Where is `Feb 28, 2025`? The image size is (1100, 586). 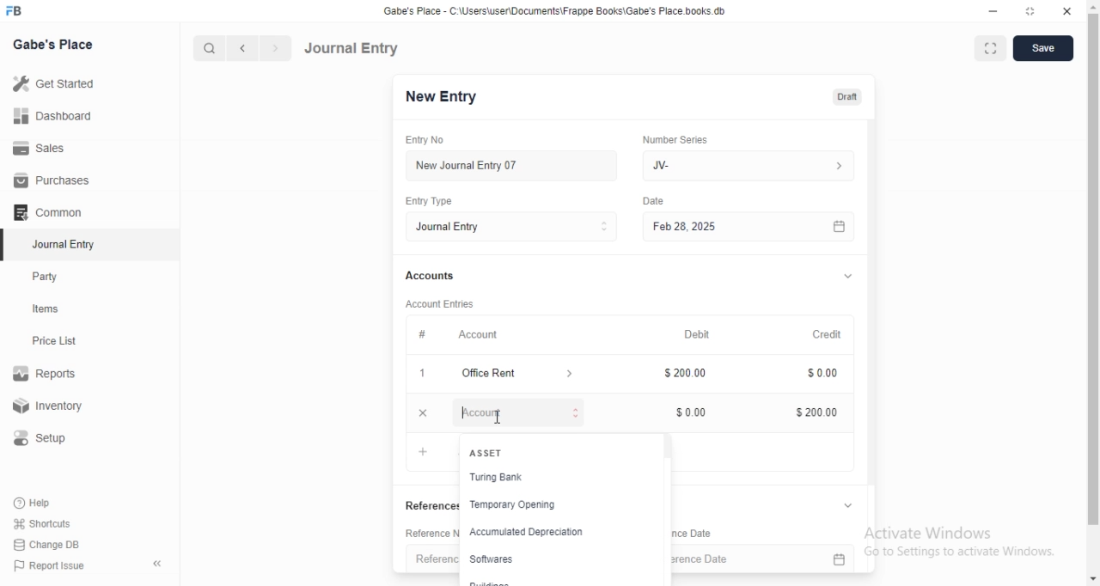
Feb 28, 2025 is located at coordinates (756, 228).